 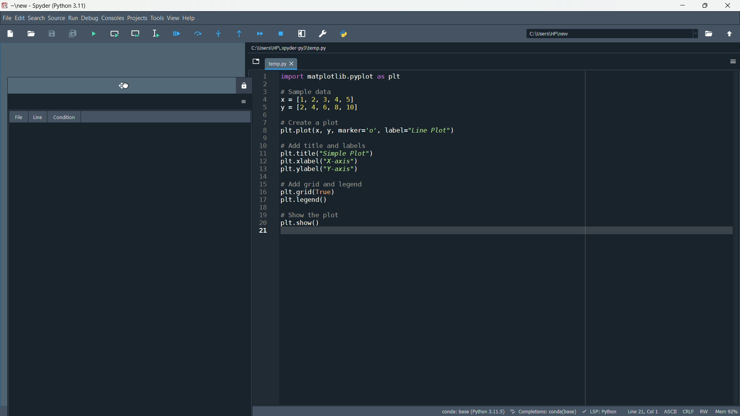 What do you see at coordinates (74, 35) in the screenshot?
I see `save all files` at bounding box center [74, 35].